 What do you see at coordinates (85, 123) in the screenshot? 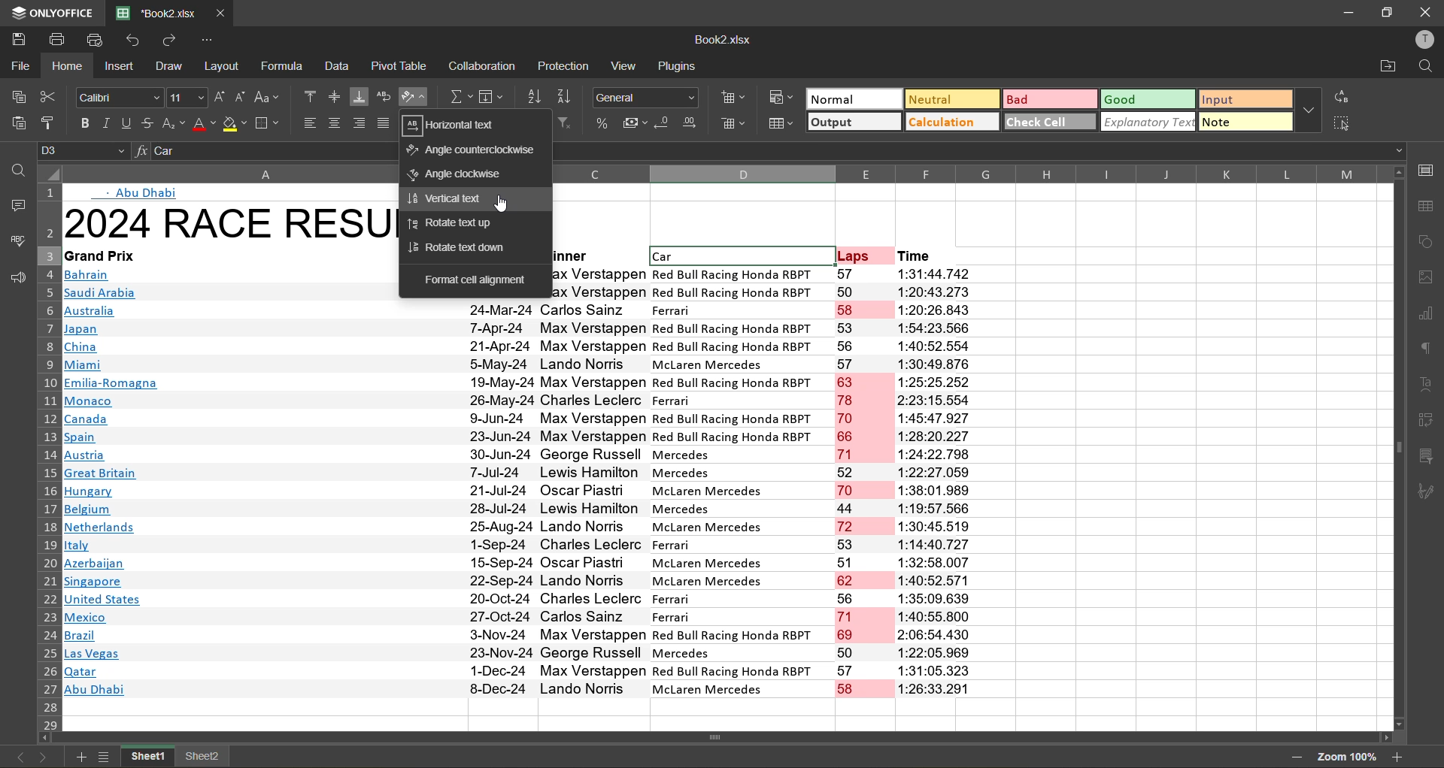
I see `bold` at bounding box center [85, 123].